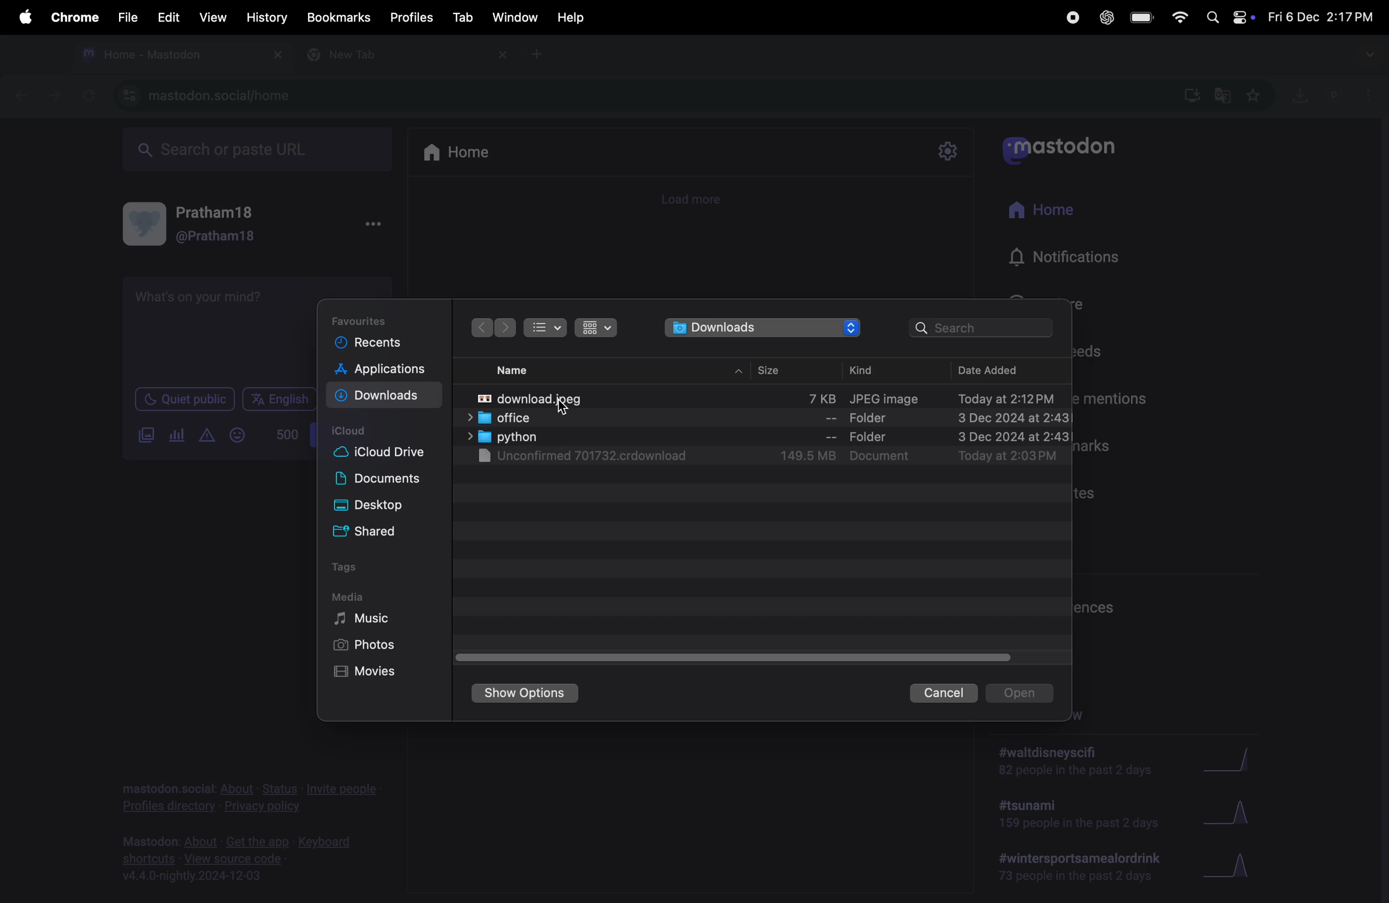  What do you see at coordinates (368, 342) in the screenshot?
I see `recent` at bounding box center [368, 342].